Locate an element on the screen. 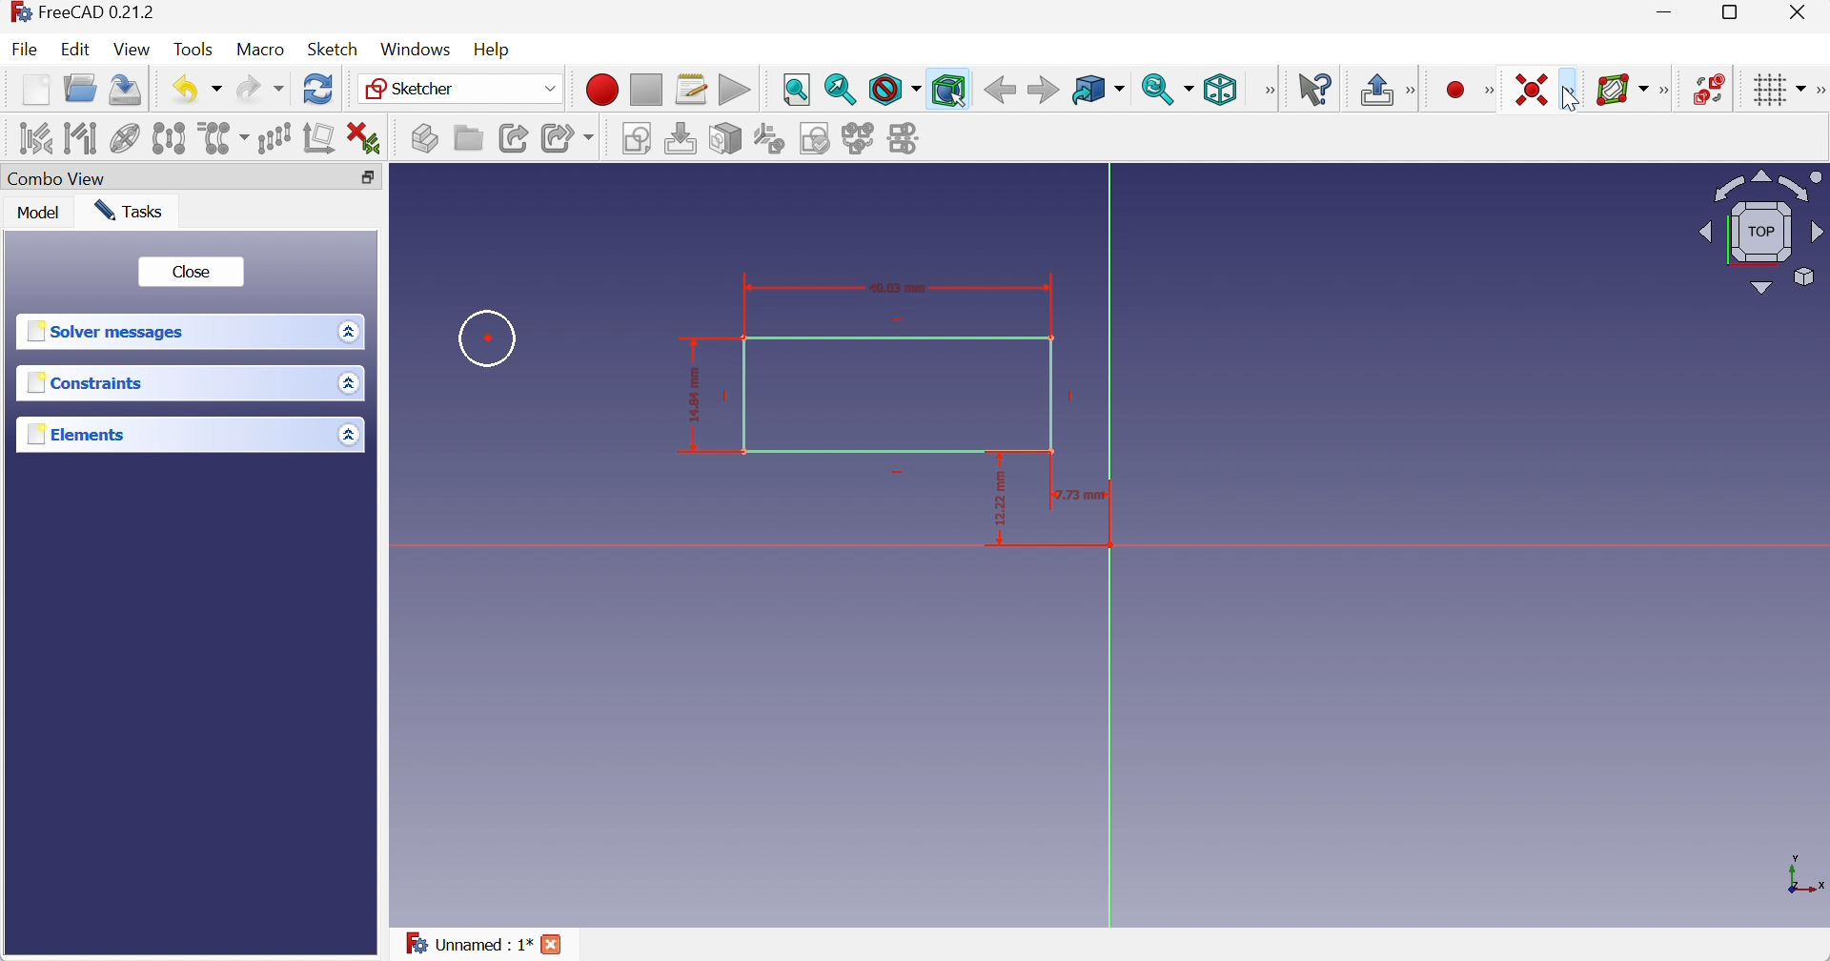 The image size is (1830, 961). Edit sketch is located at coordinates (683, 139).